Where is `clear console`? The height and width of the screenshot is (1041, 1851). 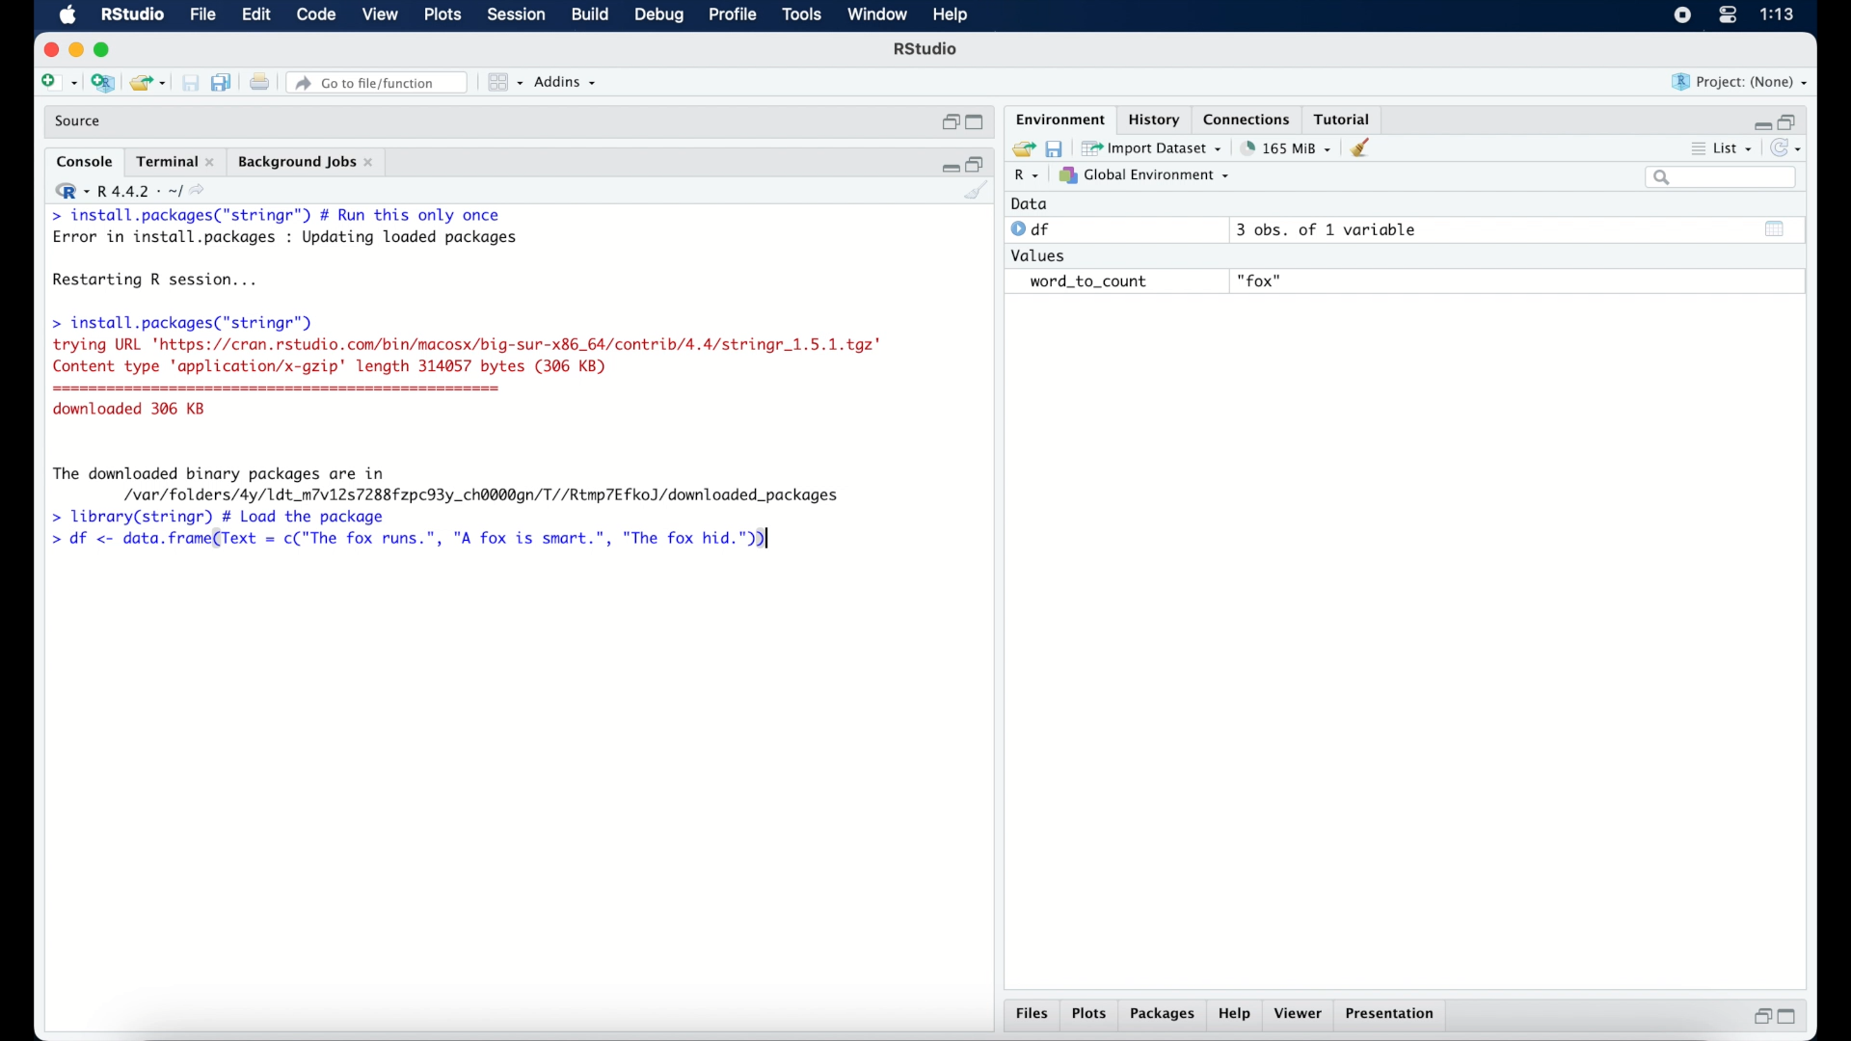 clear console is located at coordinates (978, 192).